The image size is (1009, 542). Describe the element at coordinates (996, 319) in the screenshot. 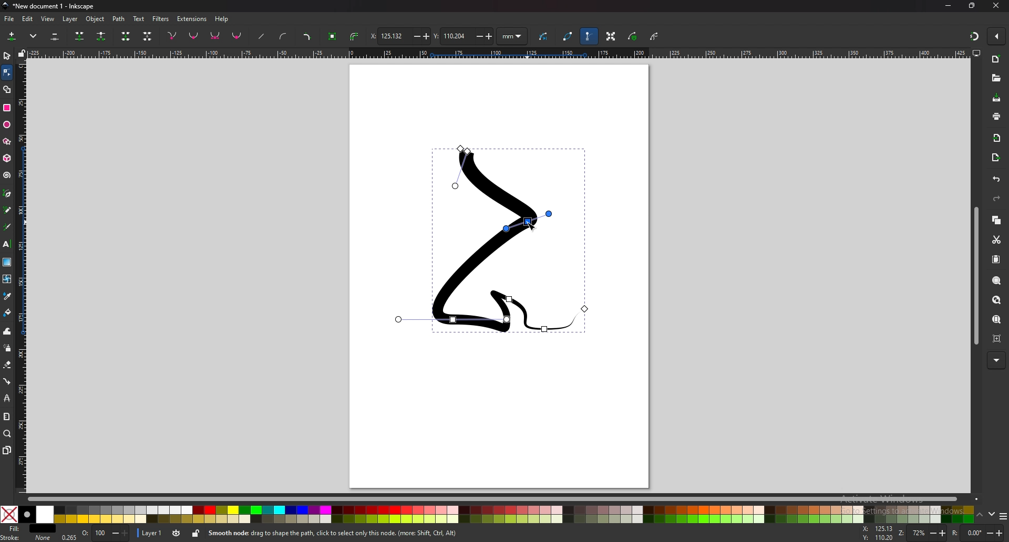

I see `zoom page` at that location.